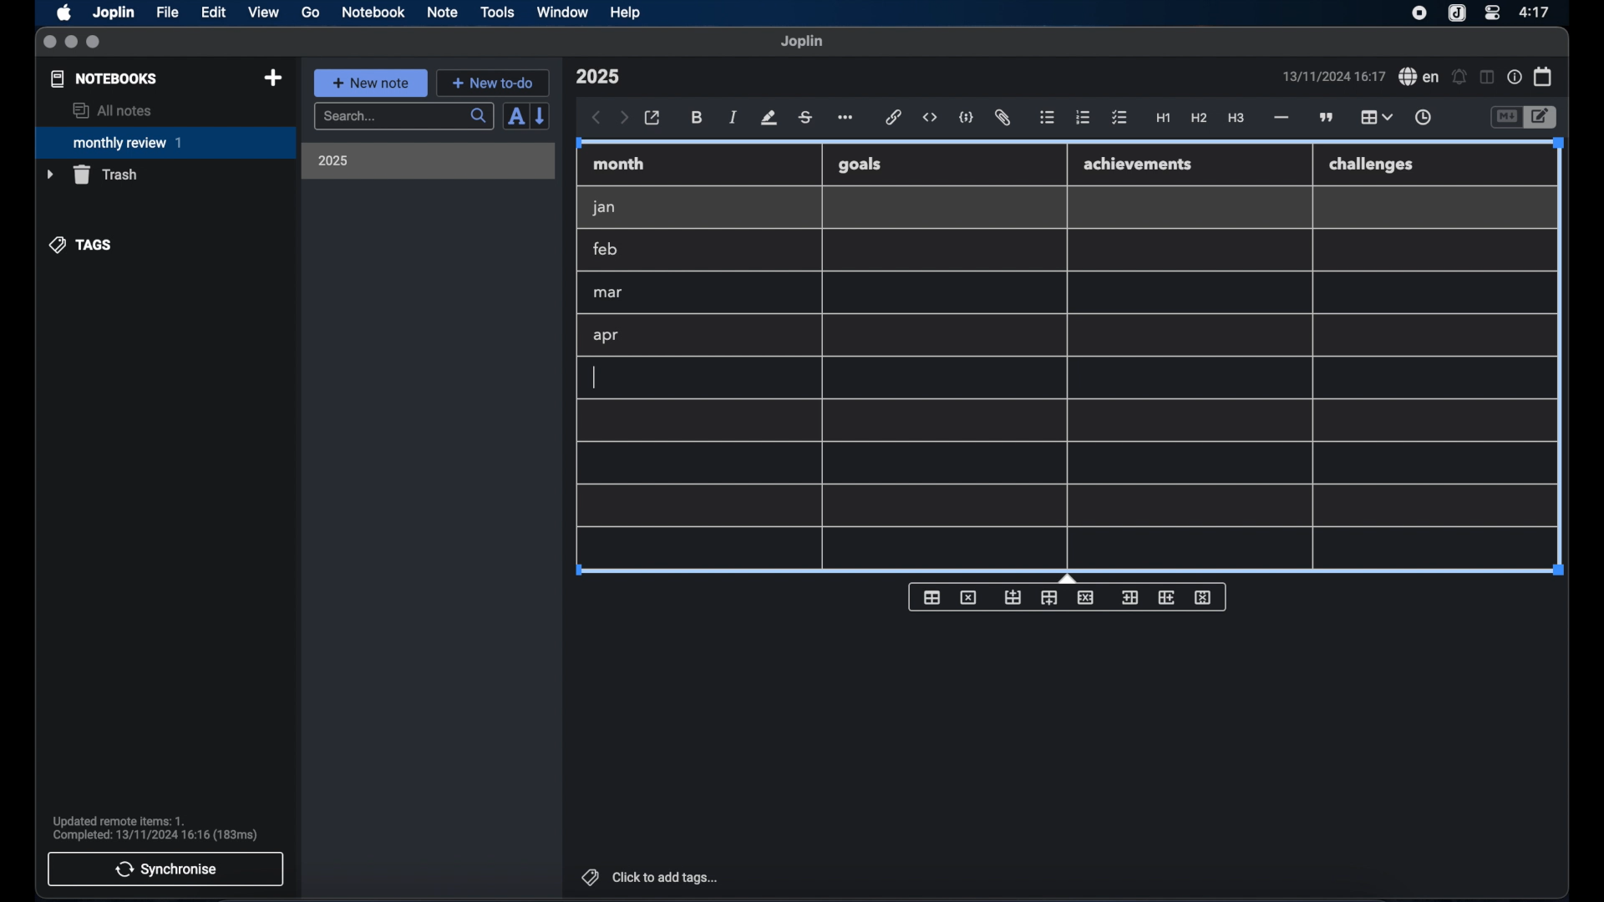 The height and width of the screenshot is (902, 1604). What do you see at coordinates (860, 164) in the screenshot?
I see `goals` at bounding box center [860, 164].